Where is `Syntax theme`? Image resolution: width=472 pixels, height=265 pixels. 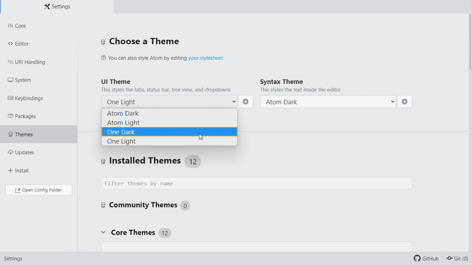
Syntax theme is located at coordinates (324, 86).